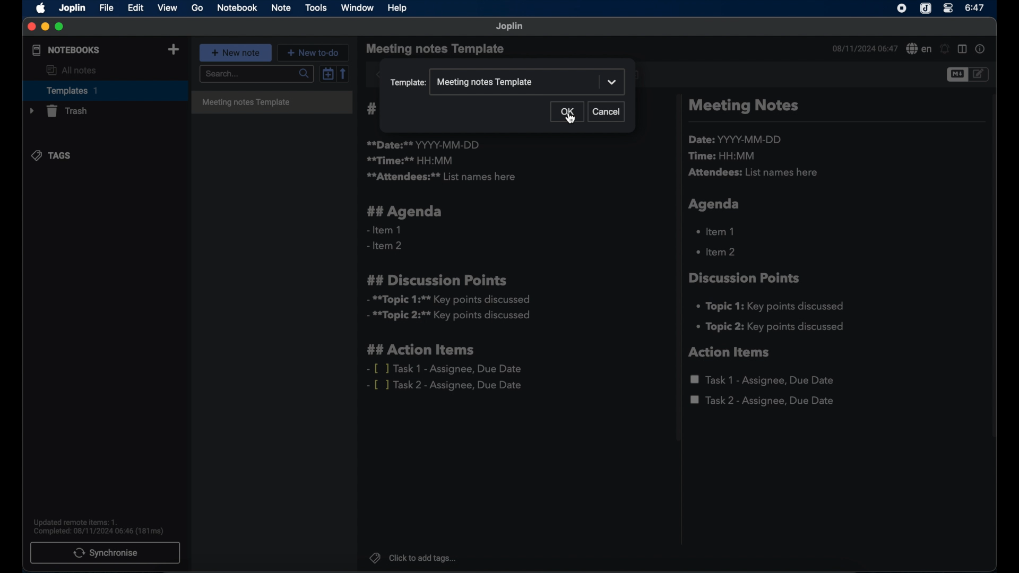  Describe the element at coordinates (944, 49) in the screenshot. I see `set alarm` at that location.